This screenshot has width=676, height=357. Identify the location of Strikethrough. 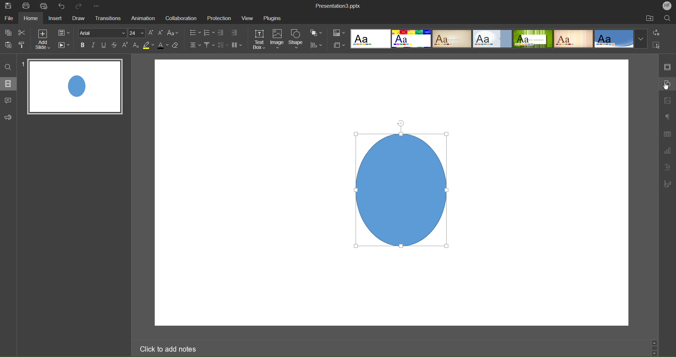
(115, 46).